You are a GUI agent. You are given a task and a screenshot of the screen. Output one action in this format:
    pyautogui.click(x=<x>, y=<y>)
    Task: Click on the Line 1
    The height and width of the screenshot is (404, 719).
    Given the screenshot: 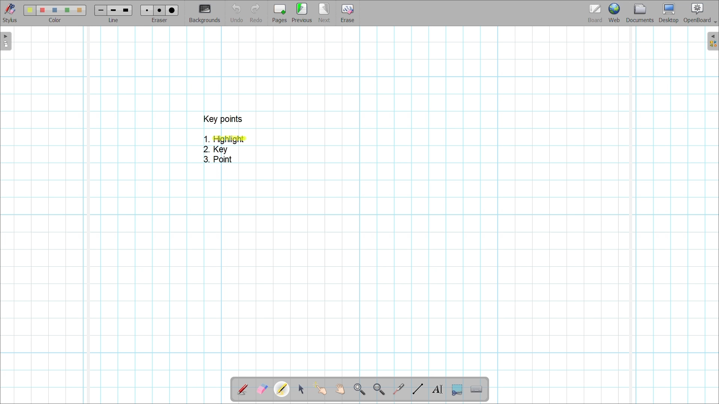 What is the action you would take?
    pyautogui.click(x=100, y=10)
    